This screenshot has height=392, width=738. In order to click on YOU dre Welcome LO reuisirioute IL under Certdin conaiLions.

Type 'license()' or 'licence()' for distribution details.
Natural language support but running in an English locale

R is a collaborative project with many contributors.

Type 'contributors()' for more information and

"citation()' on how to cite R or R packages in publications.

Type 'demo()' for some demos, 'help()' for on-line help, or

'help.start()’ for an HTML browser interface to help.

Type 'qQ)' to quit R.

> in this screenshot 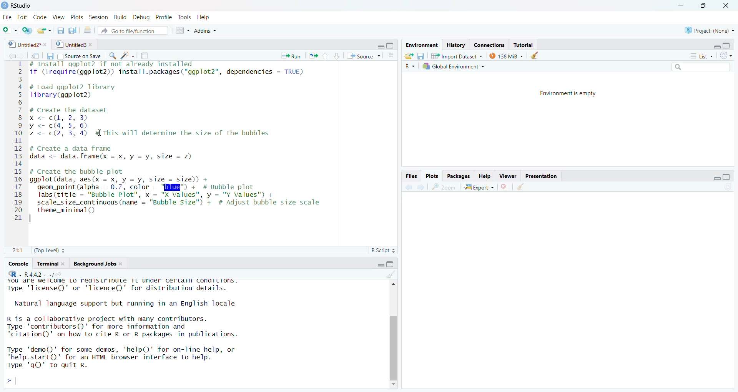, I will do `click(181, 334)`.